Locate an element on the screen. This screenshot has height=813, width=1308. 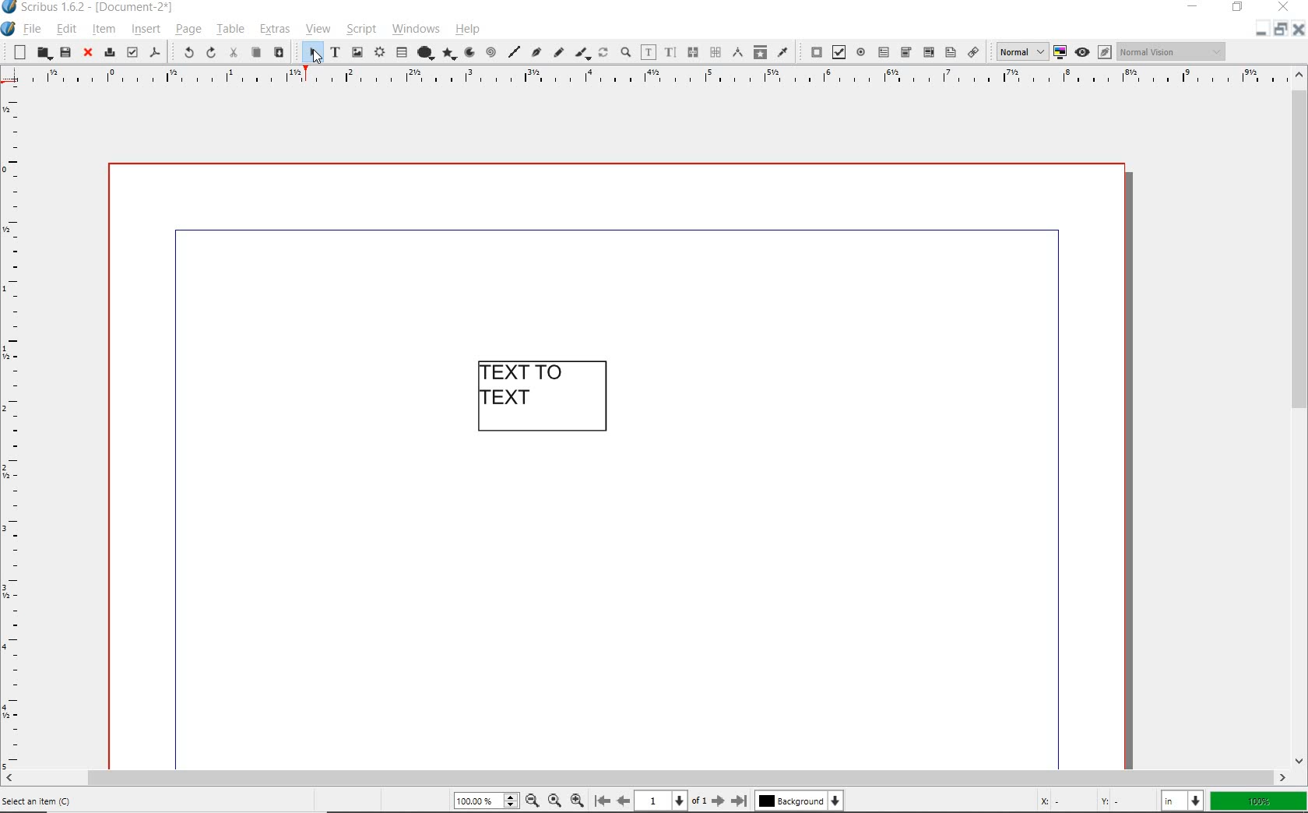
script is located at coordinates (361, 29).